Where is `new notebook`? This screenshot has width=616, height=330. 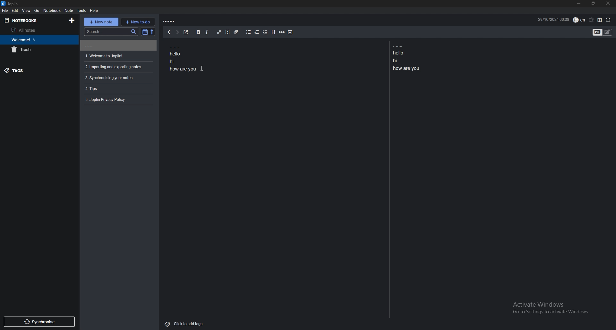
new notebook is located at coordinates (73, 20).